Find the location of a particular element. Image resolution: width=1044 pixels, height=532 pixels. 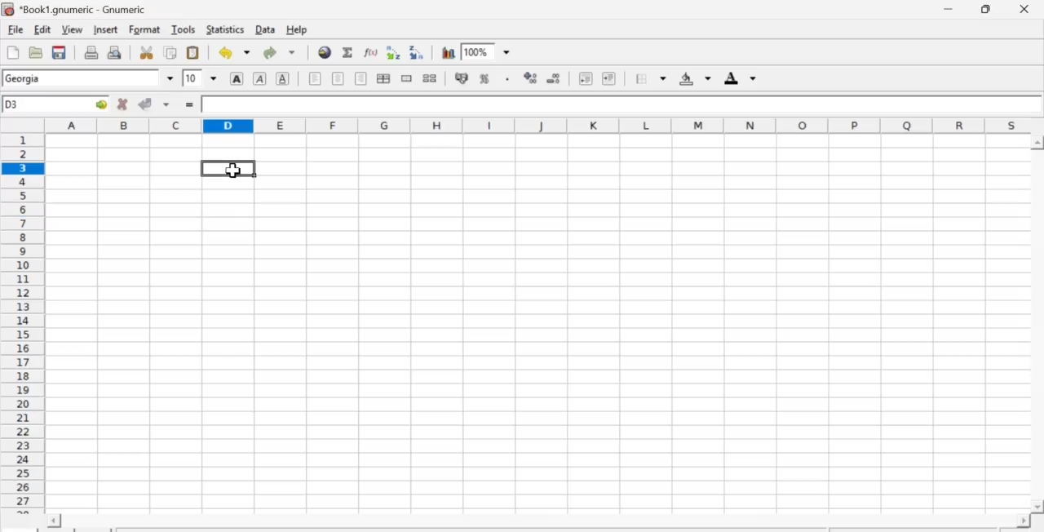

Close is located at coordinates (1025, 10).